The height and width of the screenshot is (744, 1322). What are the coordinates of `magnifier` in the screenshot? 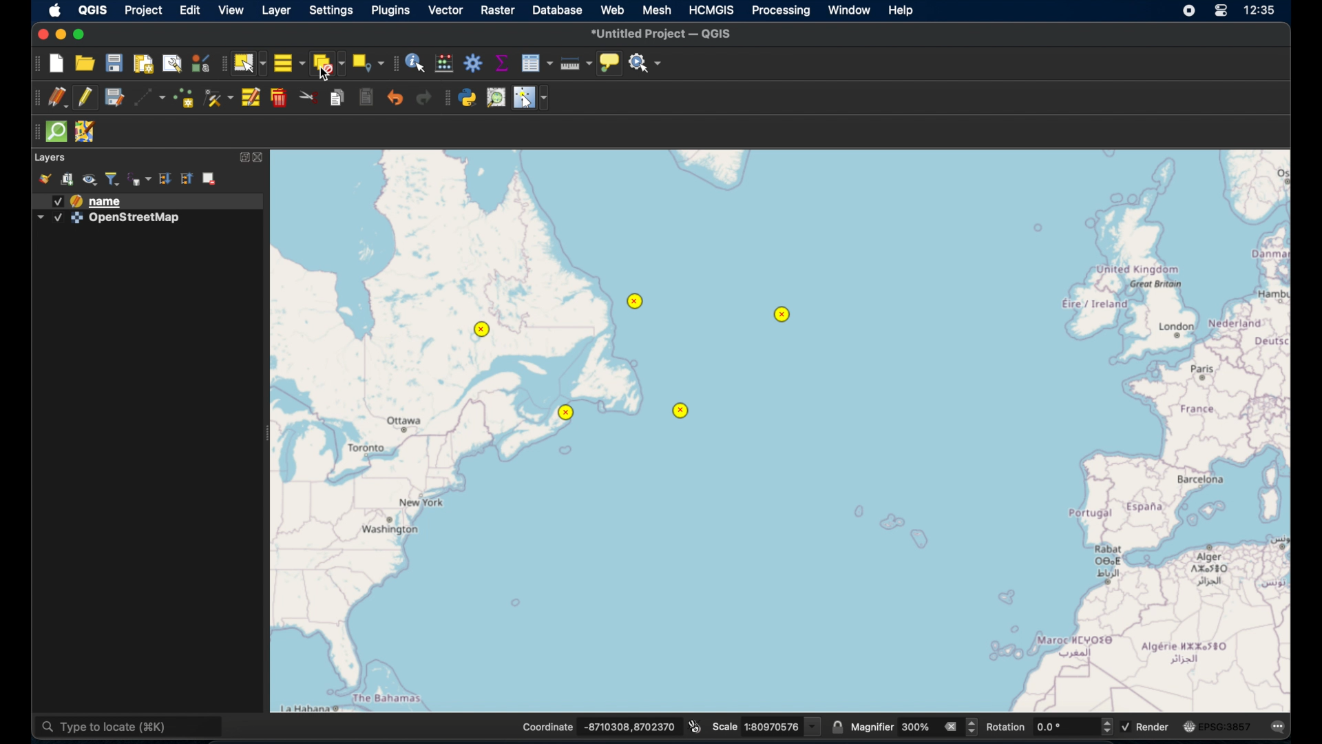 It's located at (872, 727).